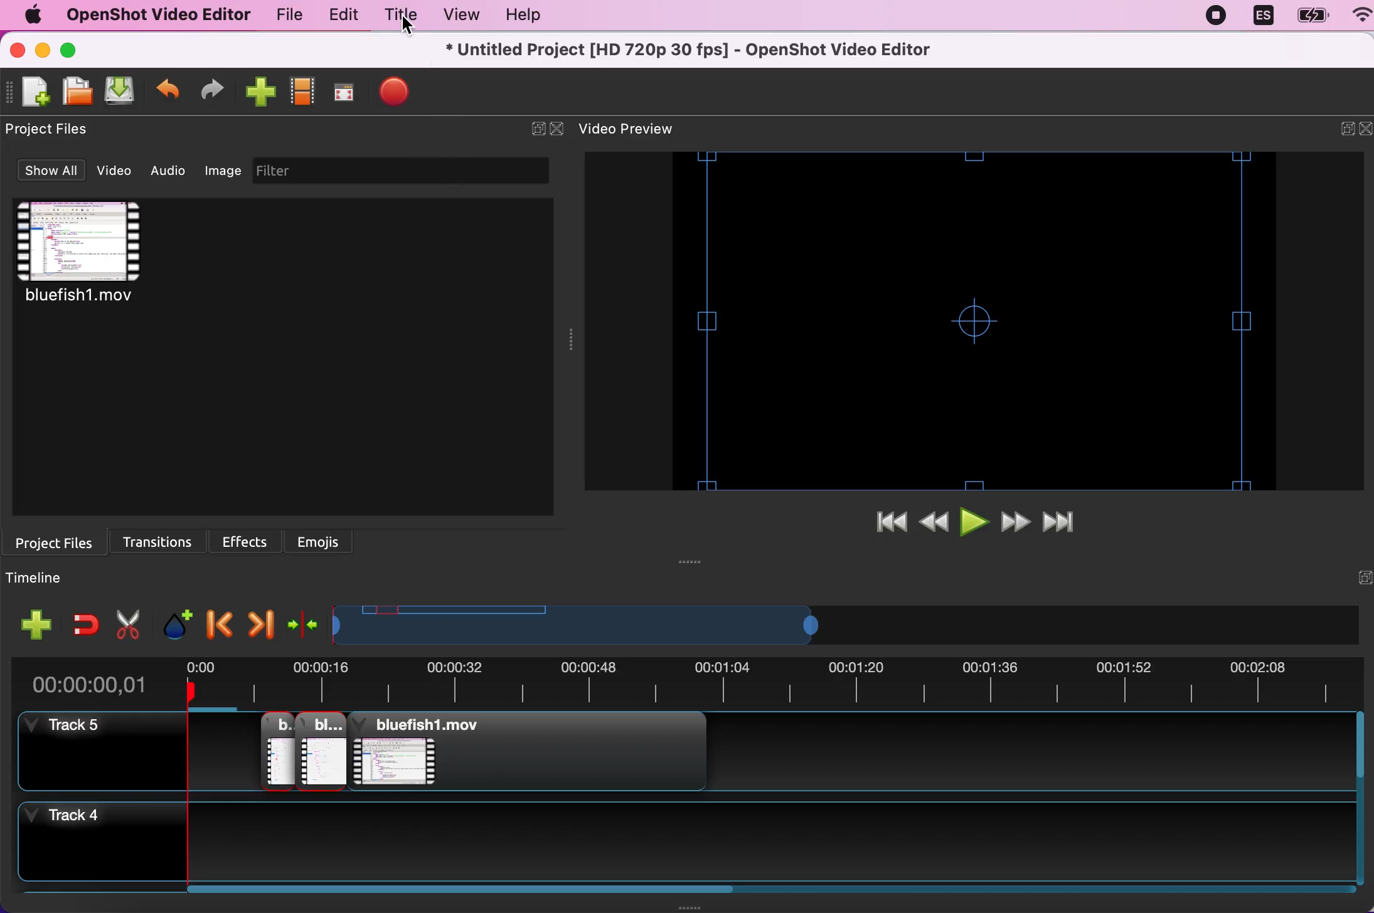 Image resolution: width=1374 pixels, height=913 pixels. What do you see at coordinates (1262, 16) in the screenshot?
I see `language` at bounding box center [1262, 16].